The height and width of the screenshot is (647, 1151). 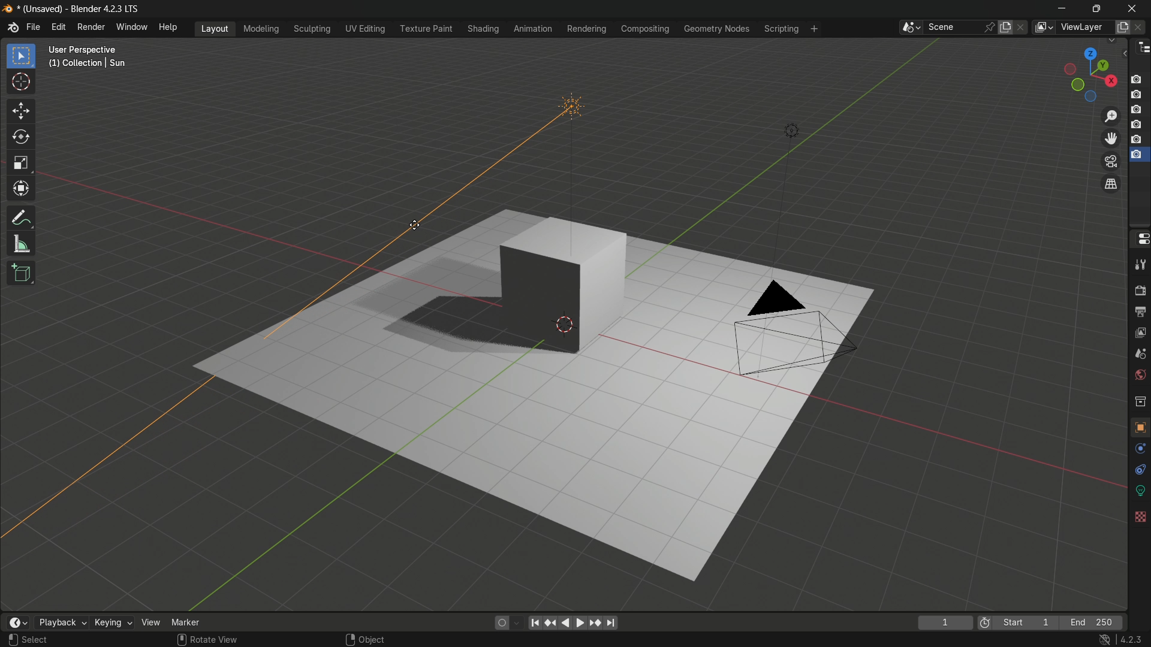 I want to click on animation, so click(x=532, y=29).